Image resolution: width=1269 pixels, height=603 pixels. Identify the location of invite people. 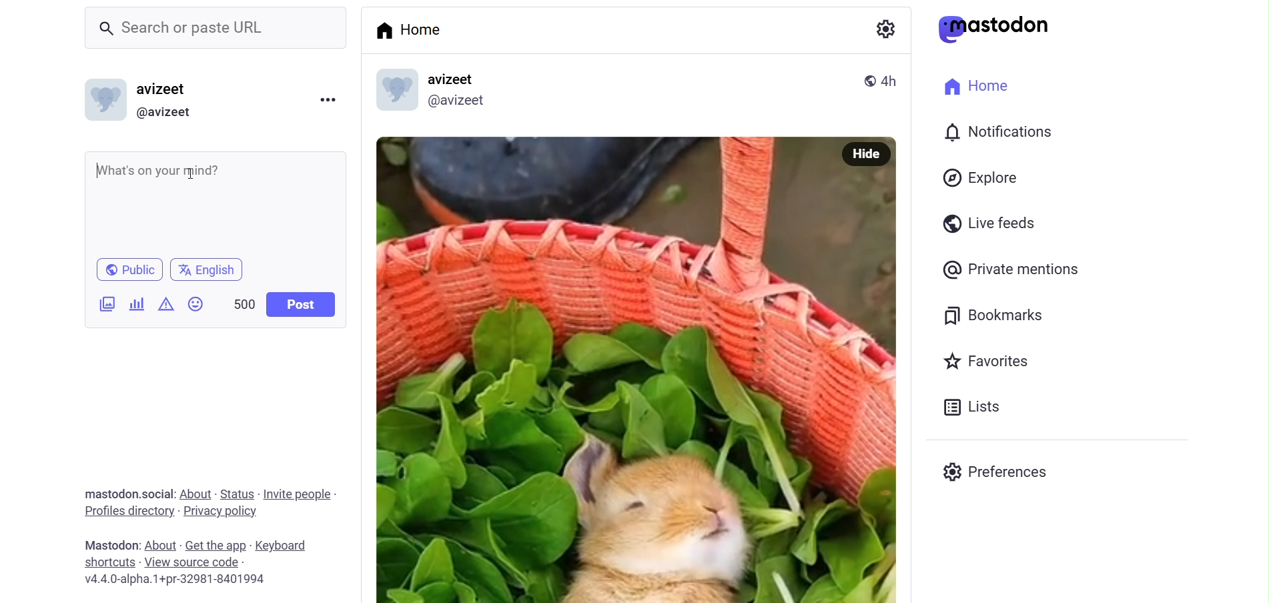
(302, 492).